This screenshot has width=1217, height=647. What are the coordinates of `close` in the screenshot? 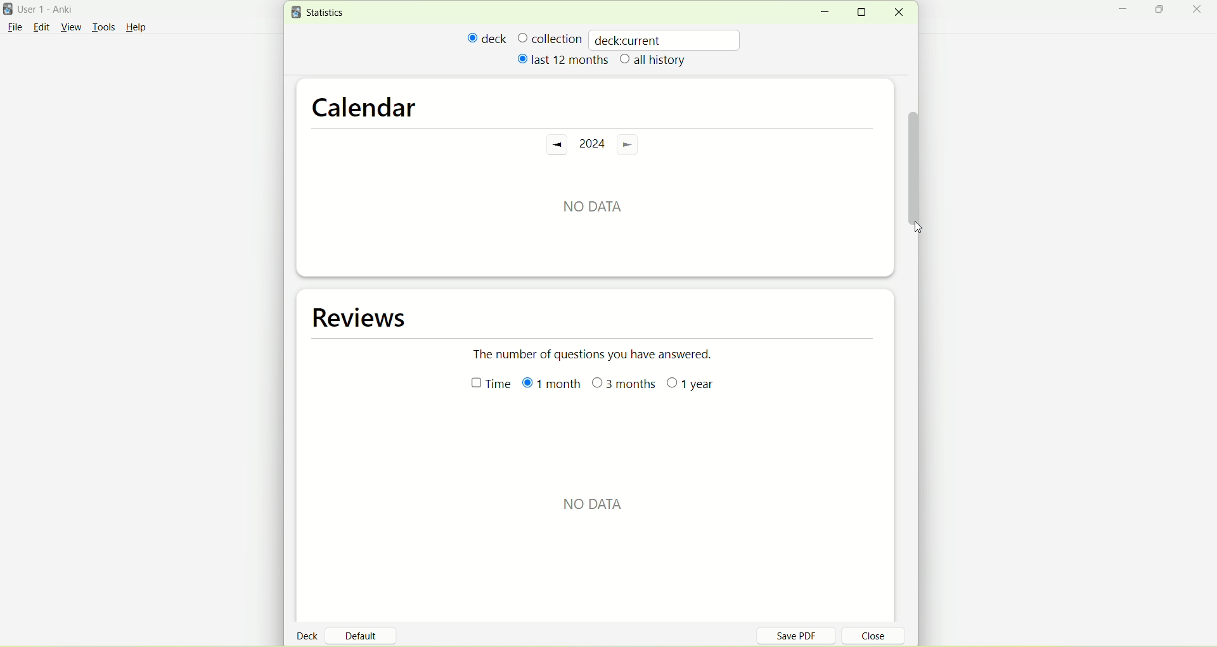 It's located at (866, 638).